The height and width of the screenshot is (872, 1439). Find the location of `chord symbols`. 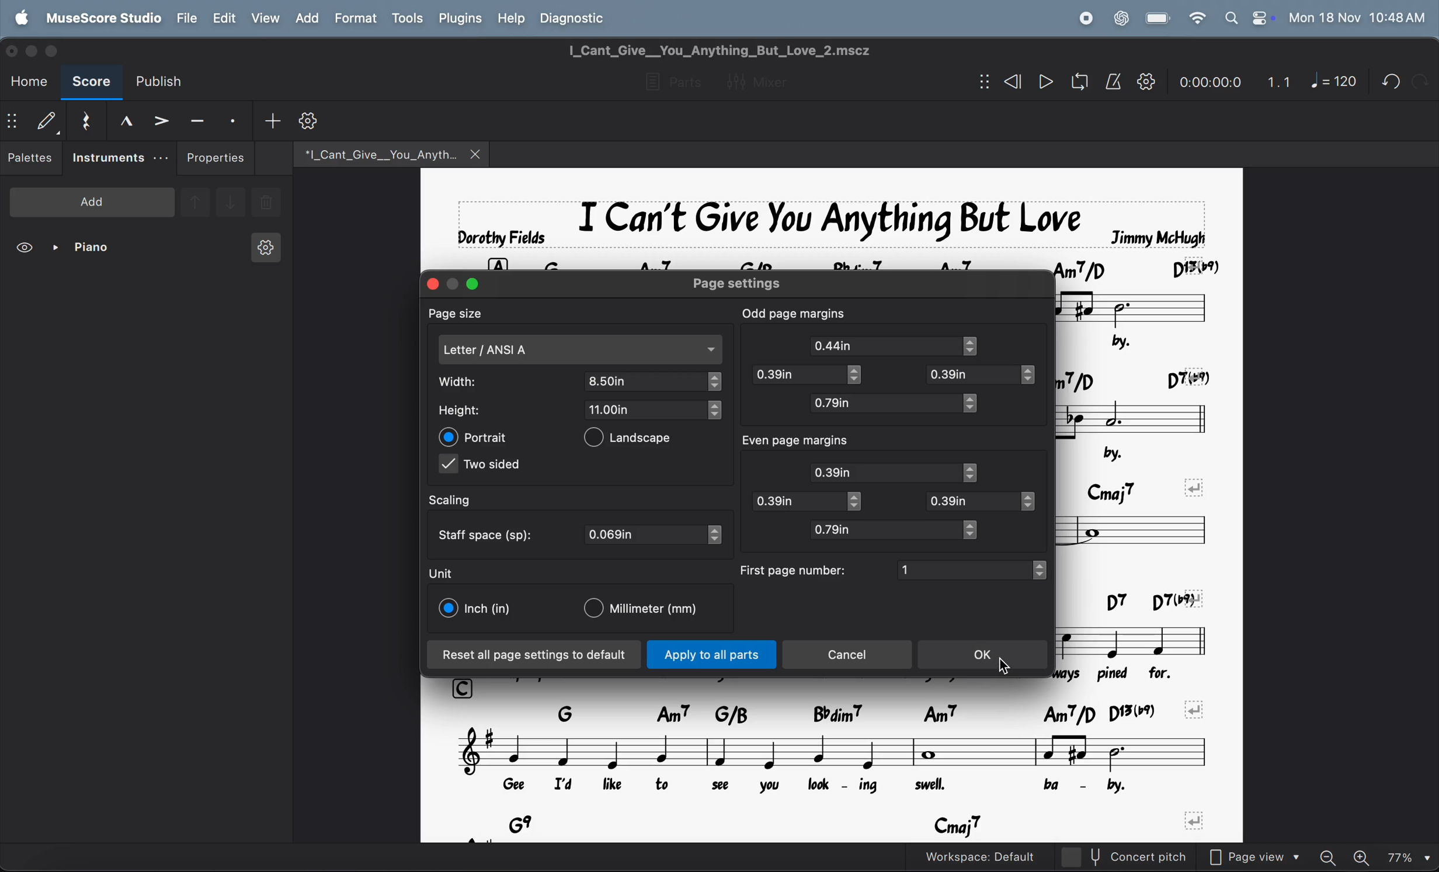

chord symbols is located at coordinates (880, 259).